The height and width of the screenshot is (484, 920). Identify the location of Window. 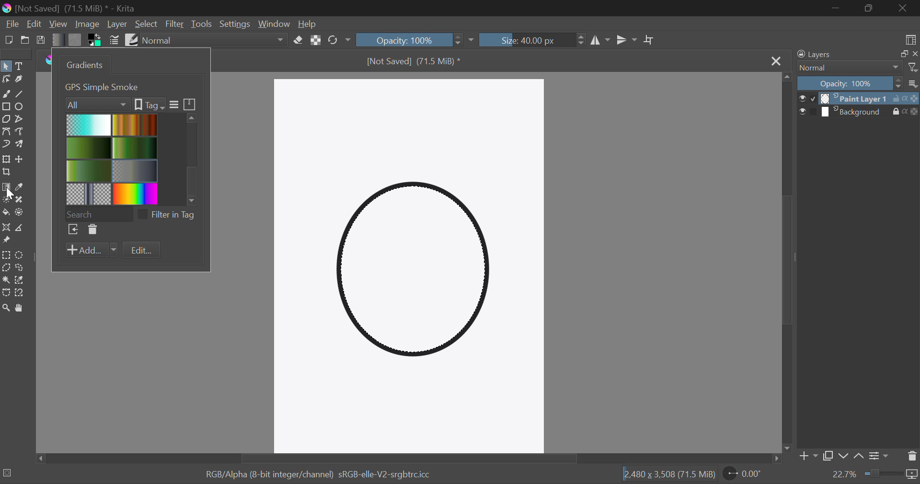
(275, 25).